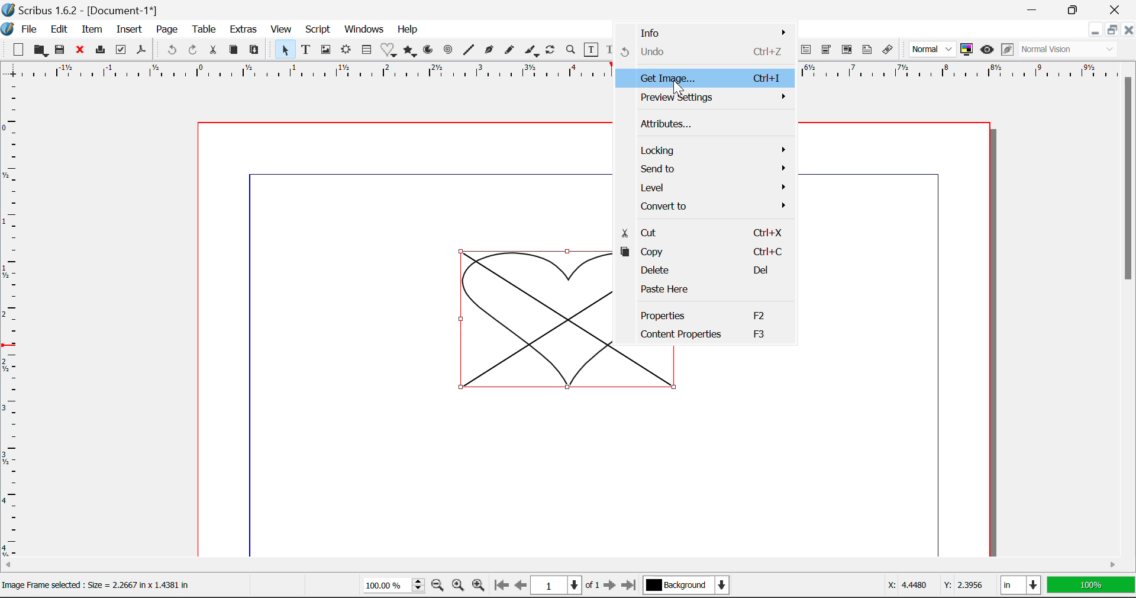  What do you see at coordinates (1129, 306) in the screenshot?
I see `Scroll Bar` at bounding box center [1129, 306].